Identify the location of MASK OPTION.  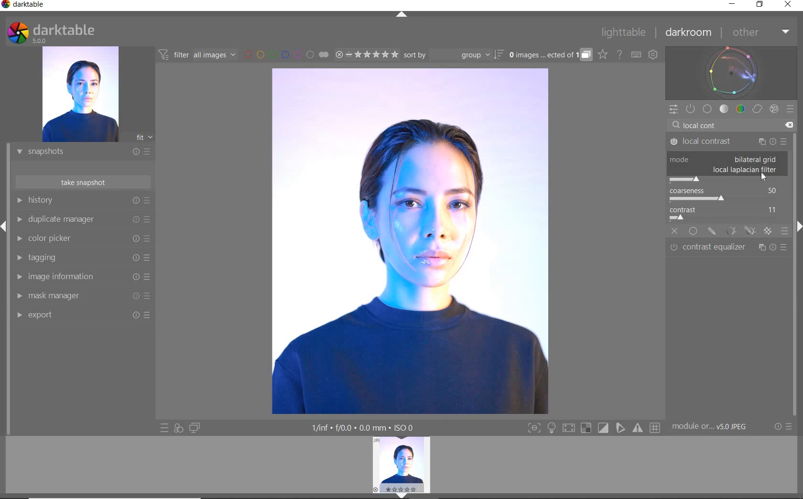
(712, 232).